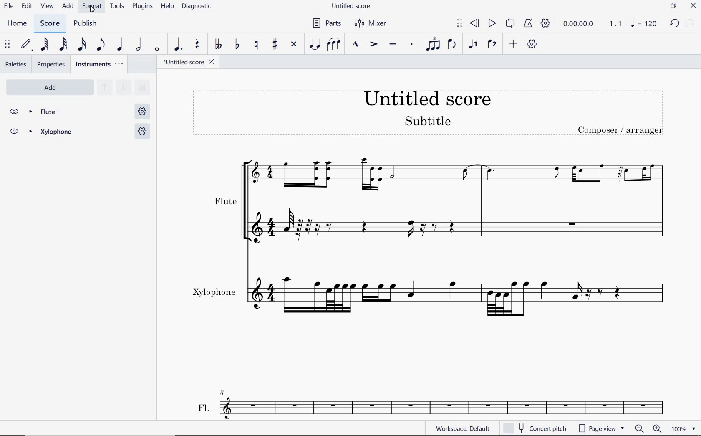 The image size is (701, 436). What do you see at coordinates (528, 23) in the screenshot?
I see `METRONOME` at bounding box center [528, 23].